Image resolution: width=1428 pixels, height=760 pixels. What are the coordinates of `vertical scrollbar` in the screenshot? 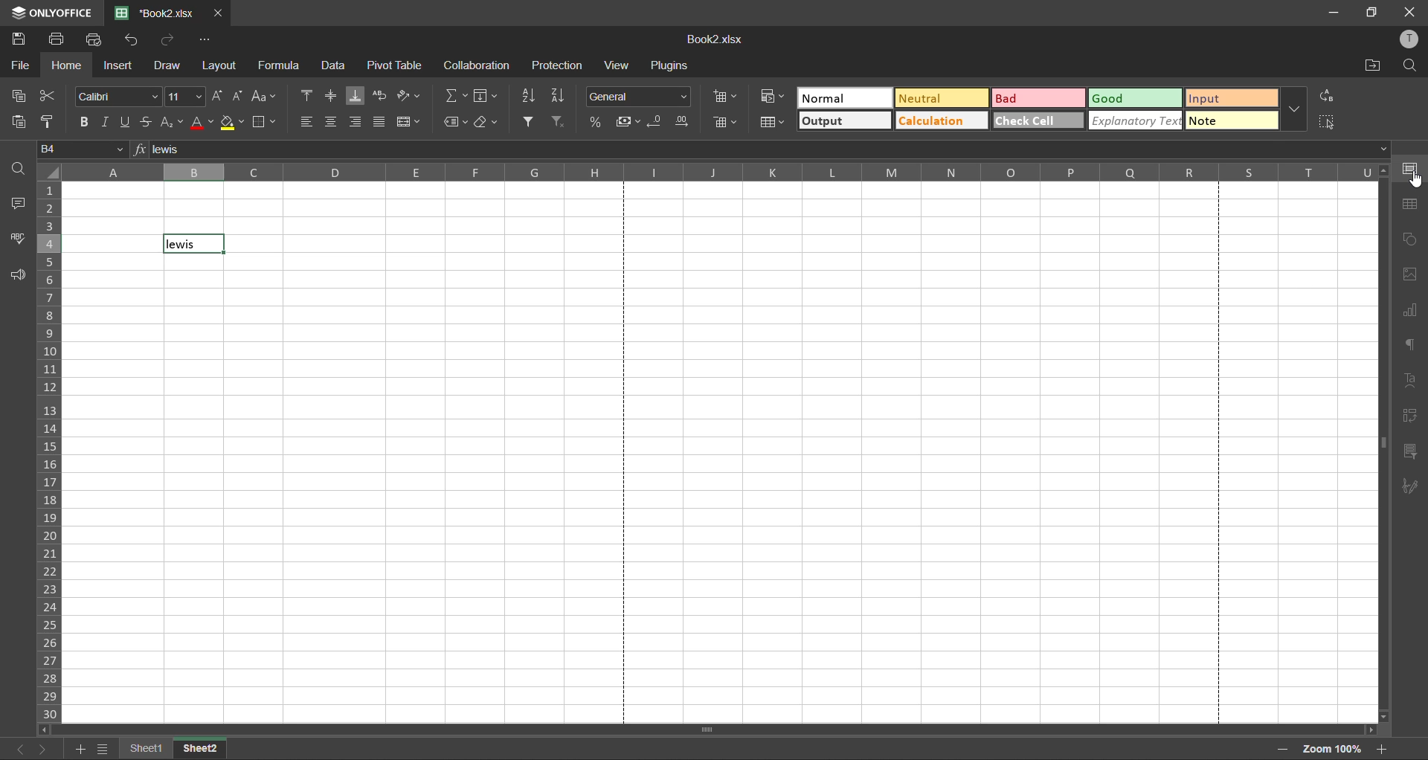 It's located at (1383, 445).